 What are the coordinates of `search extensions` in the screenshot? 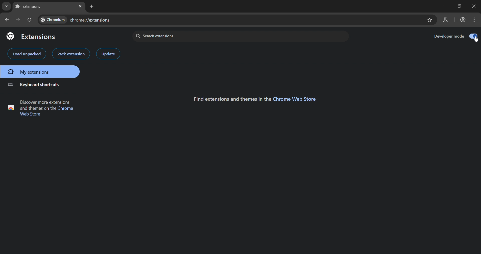 It's located at (210, 36).